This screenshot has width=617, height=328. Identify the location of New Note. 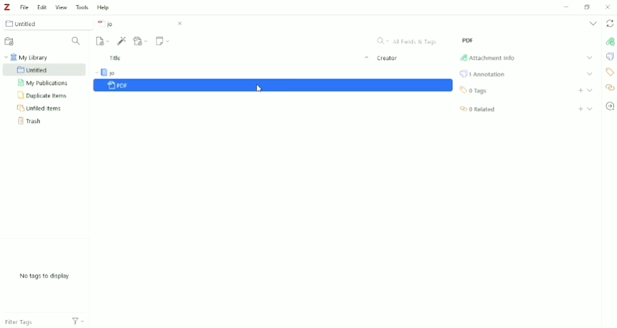
(162, 41).